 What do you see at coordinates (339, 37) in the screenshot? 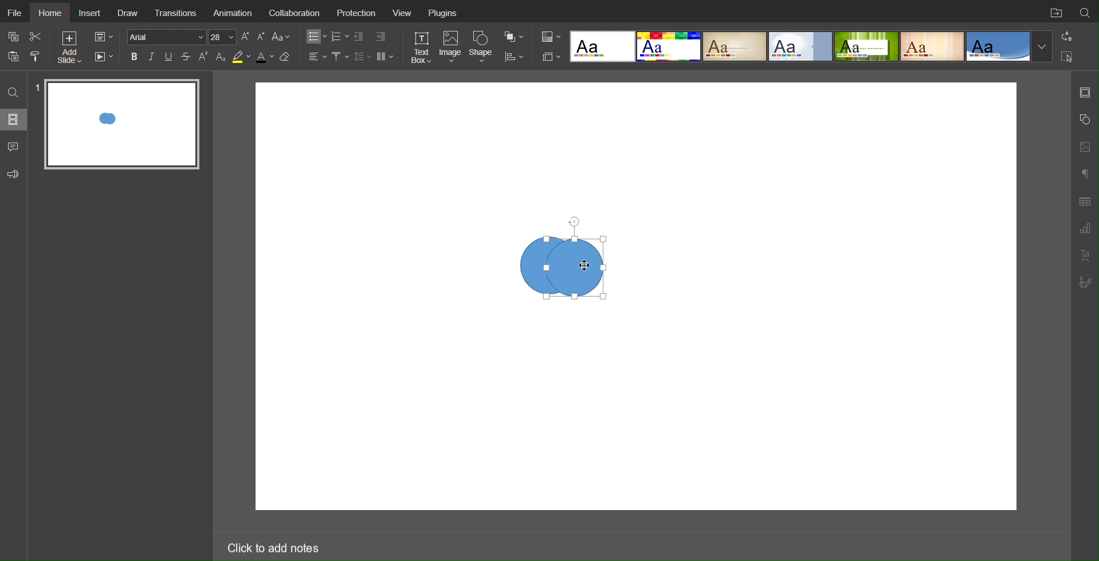
I see `Number List` at bounding box center [339, 37].